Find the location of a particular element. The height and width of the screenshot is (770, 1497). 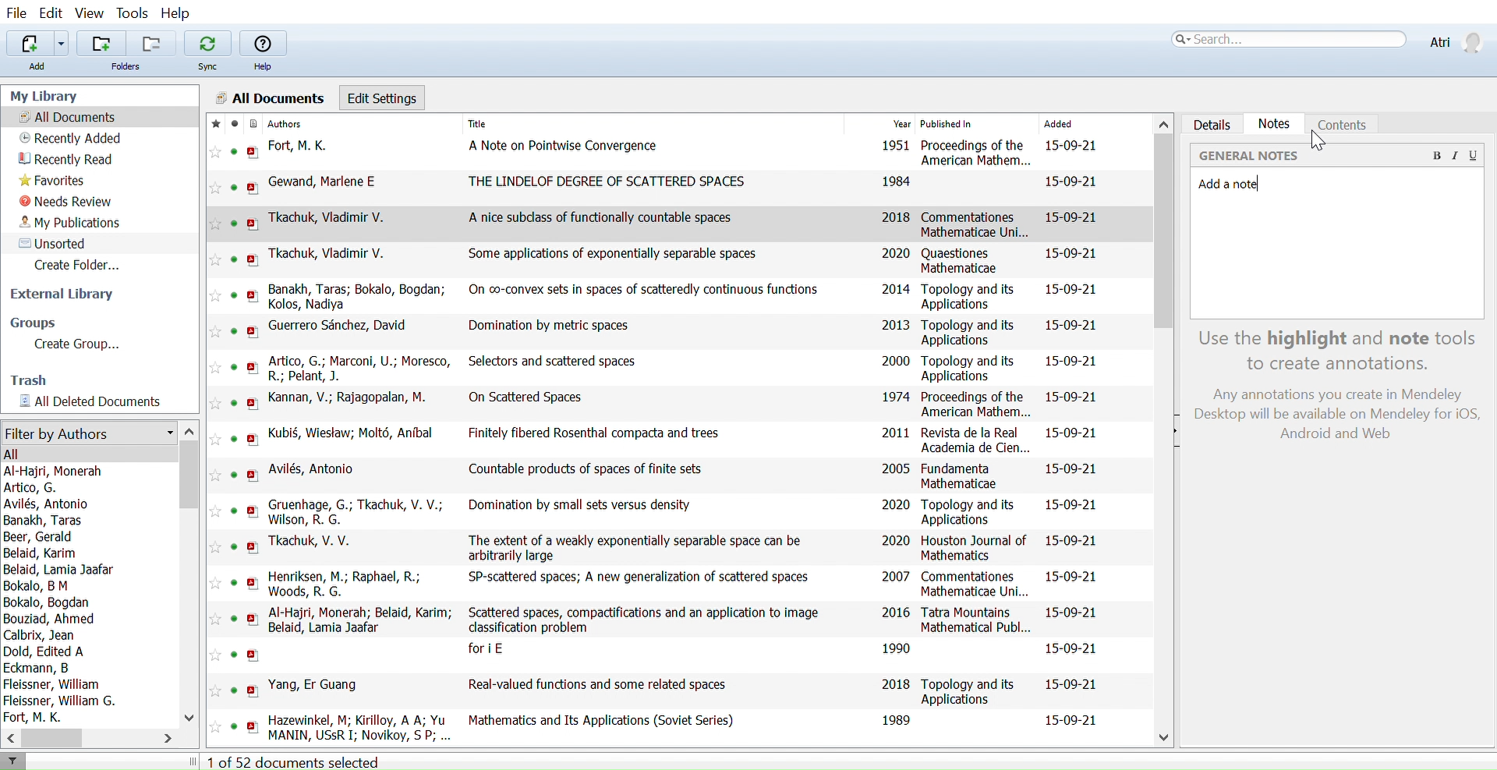

A nice subclass of functionally countable spaces is located at coordinates (601, 217).